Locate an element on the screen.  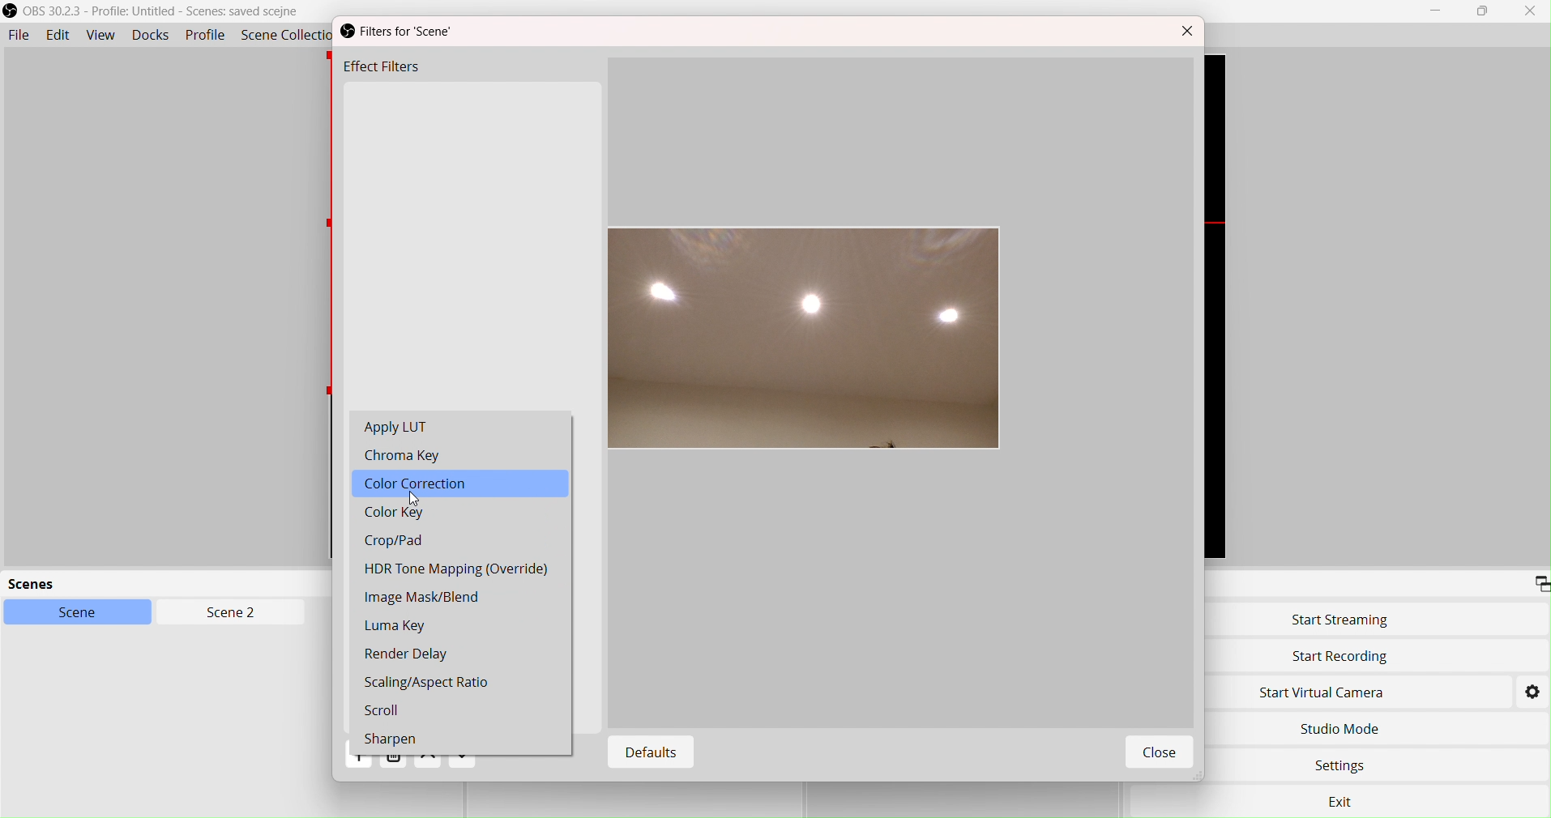
Close is located at coordinates (1157, 754).